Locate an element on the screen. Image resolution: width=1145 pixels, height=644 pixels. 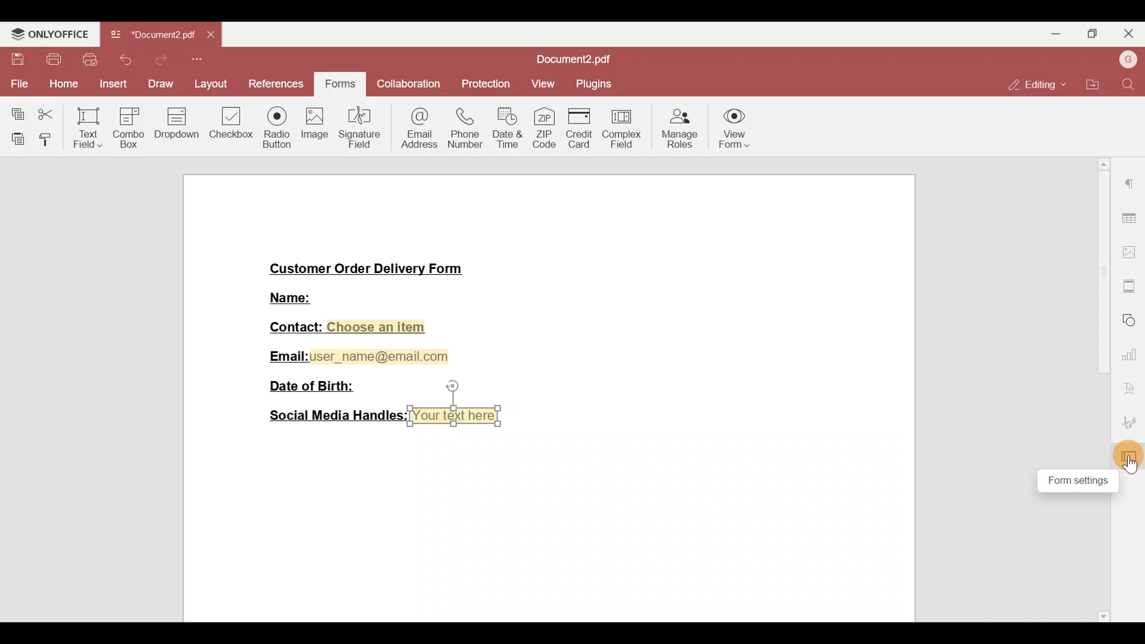
Plugins is located at coordinates (595, 84).